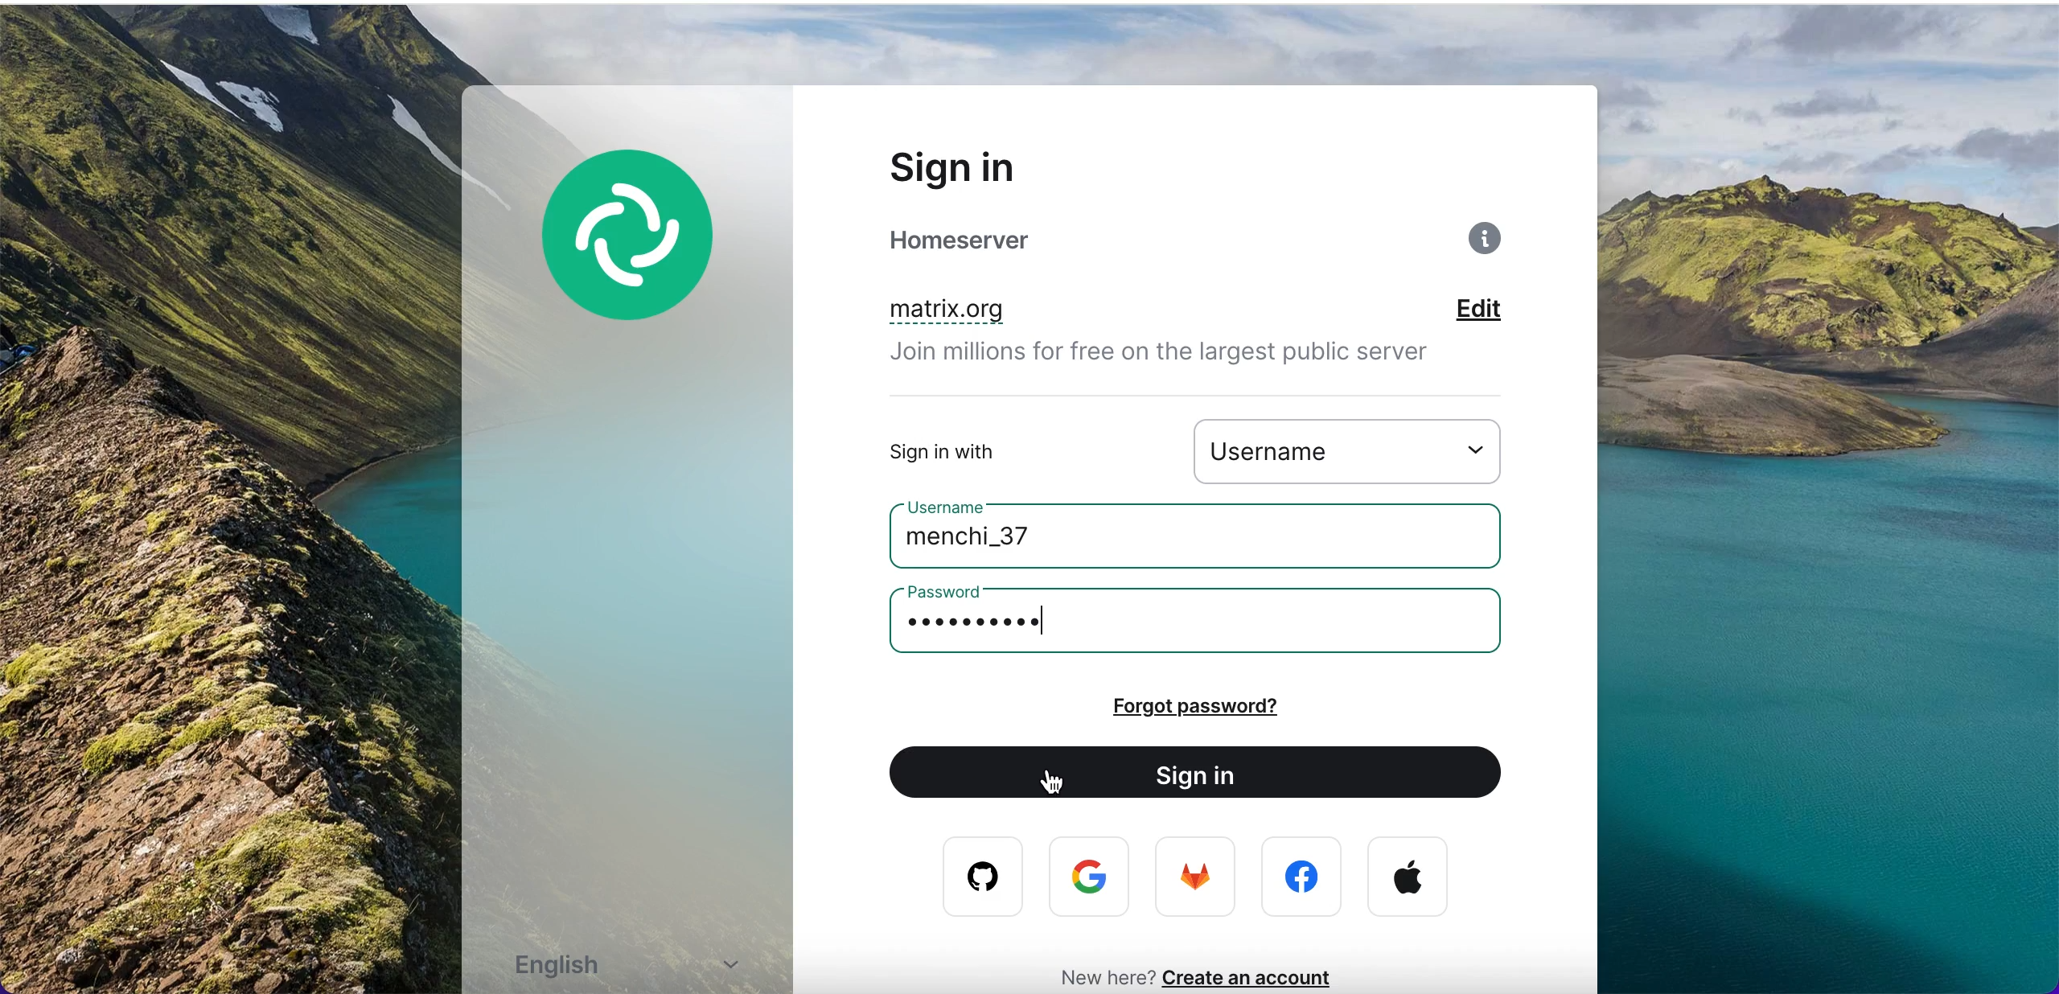 This screenshot has height=994, width=2059. I want to click on facebook logo, so click(1305, 877).